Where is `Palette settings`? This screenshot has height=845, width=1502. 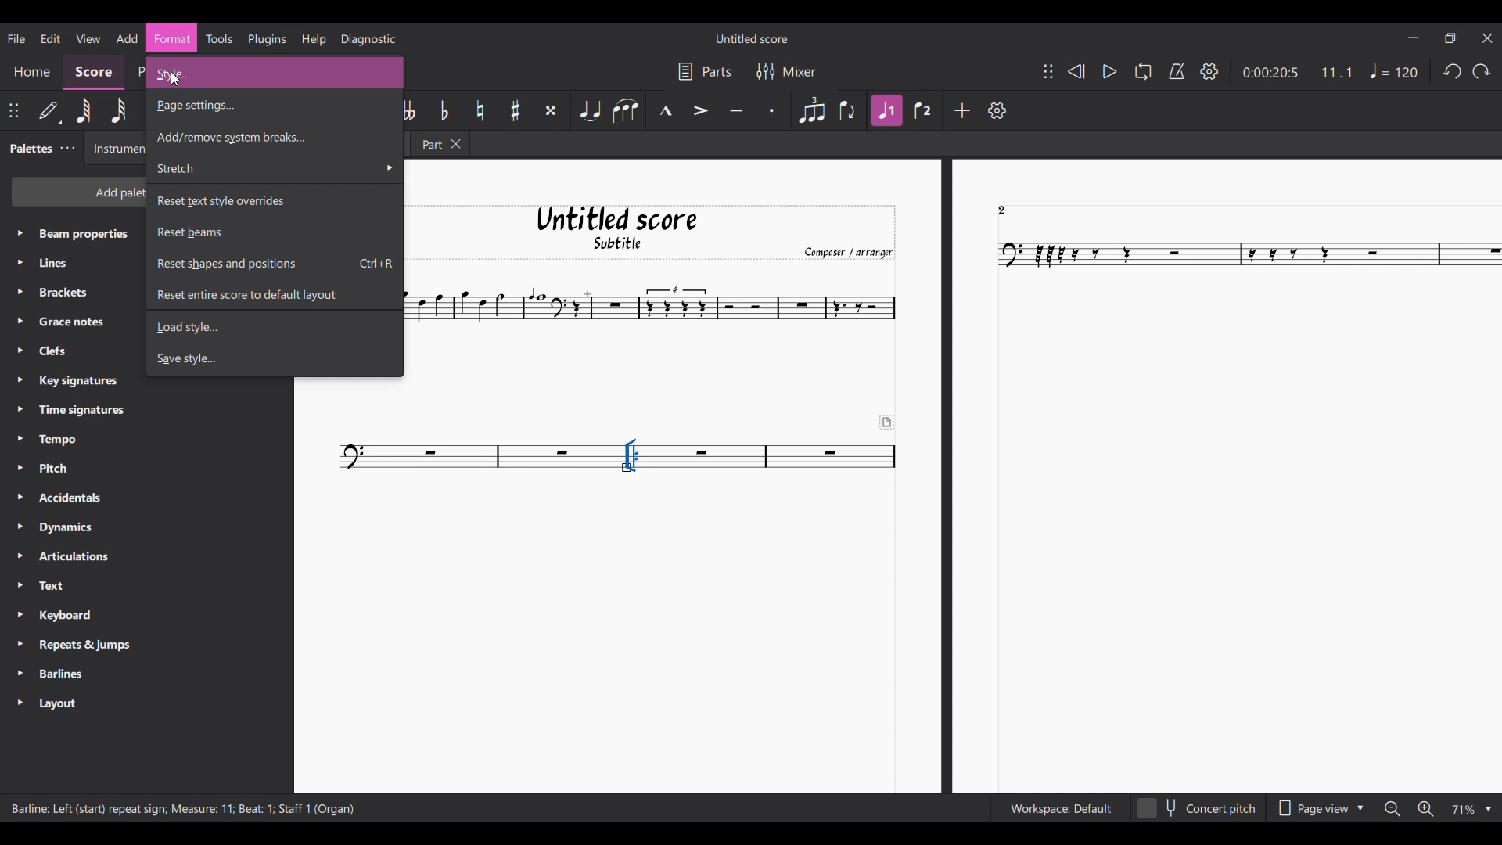
Palette settings is located at coordinates (68, 148).